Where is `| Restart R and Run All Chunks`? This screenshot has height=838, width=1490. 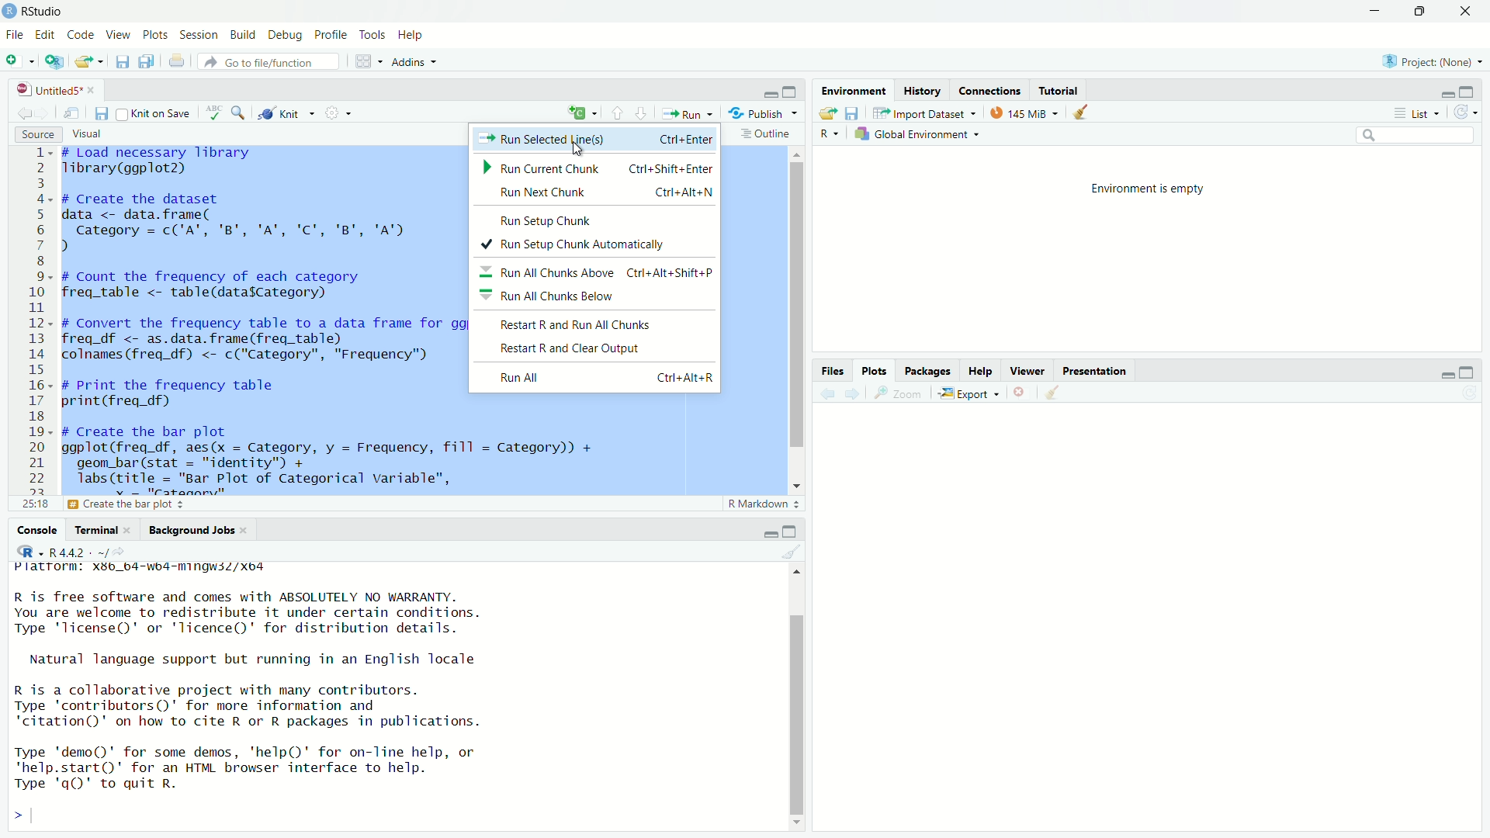 | Restart R and Run All Chunks is located at coordinates (599, 323).